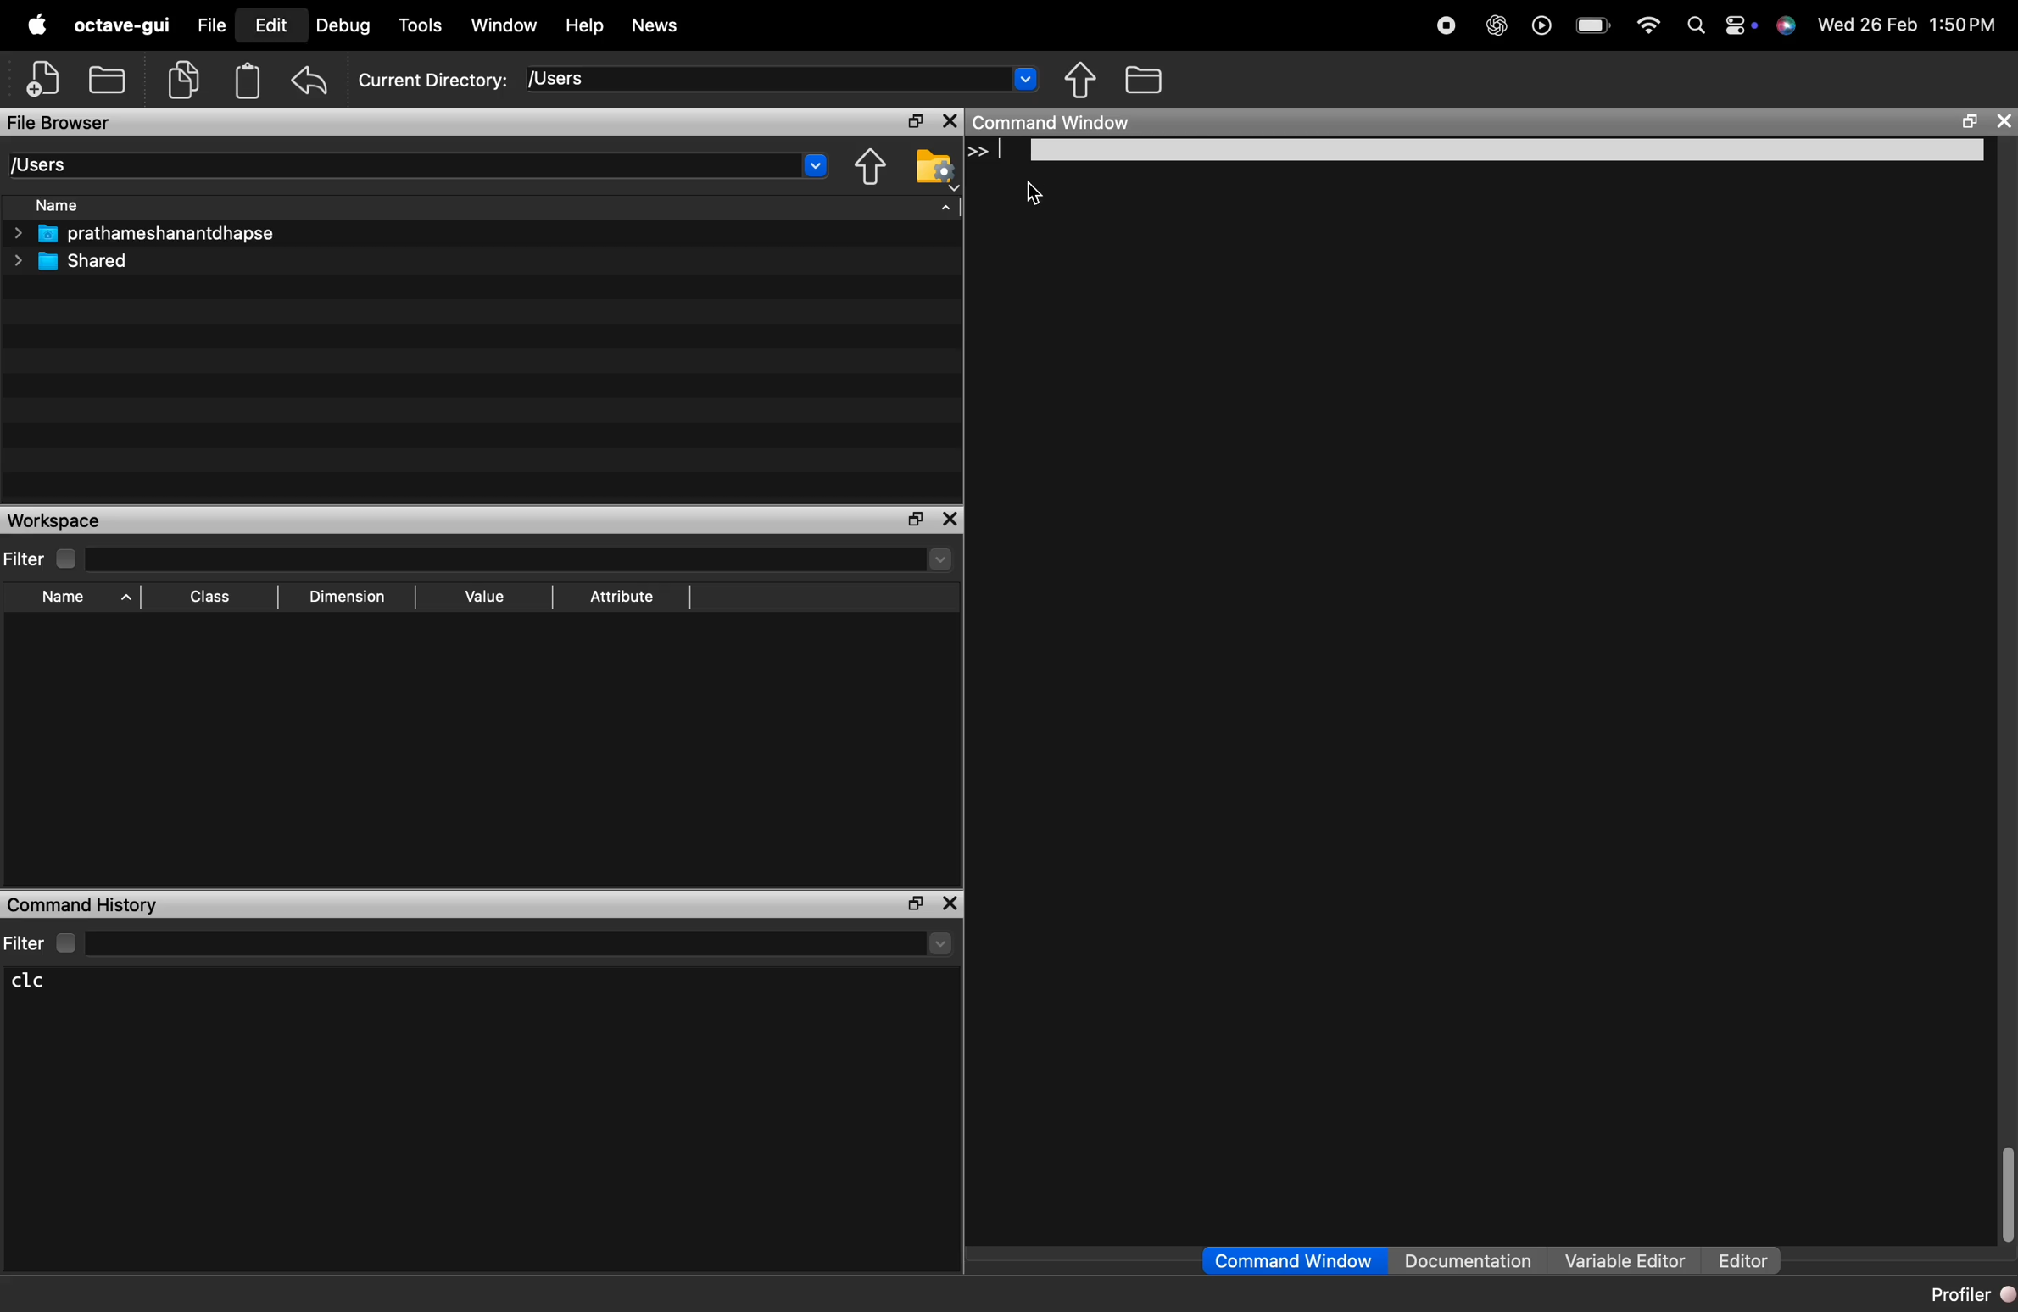 The height and width of the screenshot is (1312, 2018). What do you see at coordinates (483, 599) in the screenshot?
I see `Value` at bounding box center [483, 599].